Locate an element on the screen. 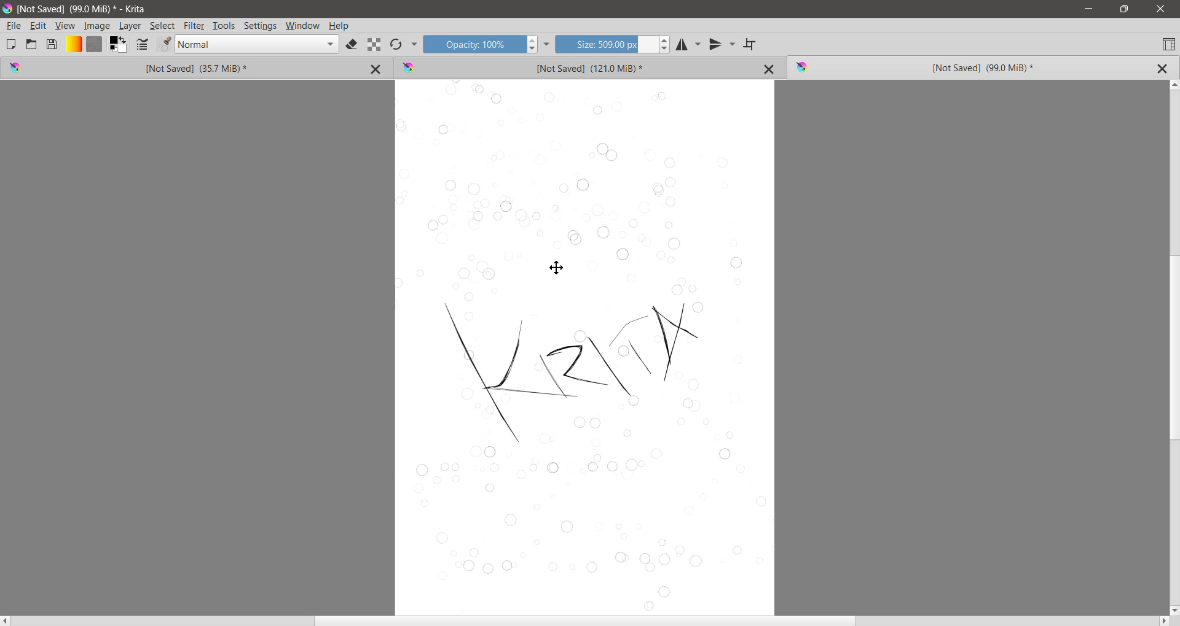 This screenshot has height=626, width=1180. Fill Gradients is located at coordinates (73, 45).